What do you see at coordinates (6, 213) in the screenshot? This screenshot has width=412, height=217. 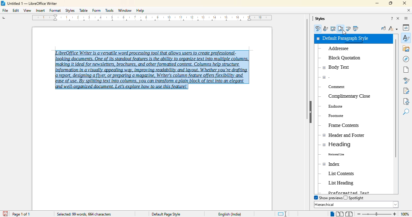 I see `save document` at bounding box center [6, 213].